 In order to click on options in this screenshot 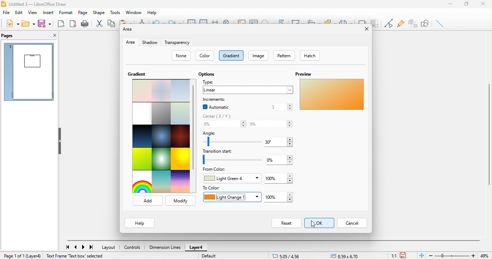, I will do `click(206, 74)`.